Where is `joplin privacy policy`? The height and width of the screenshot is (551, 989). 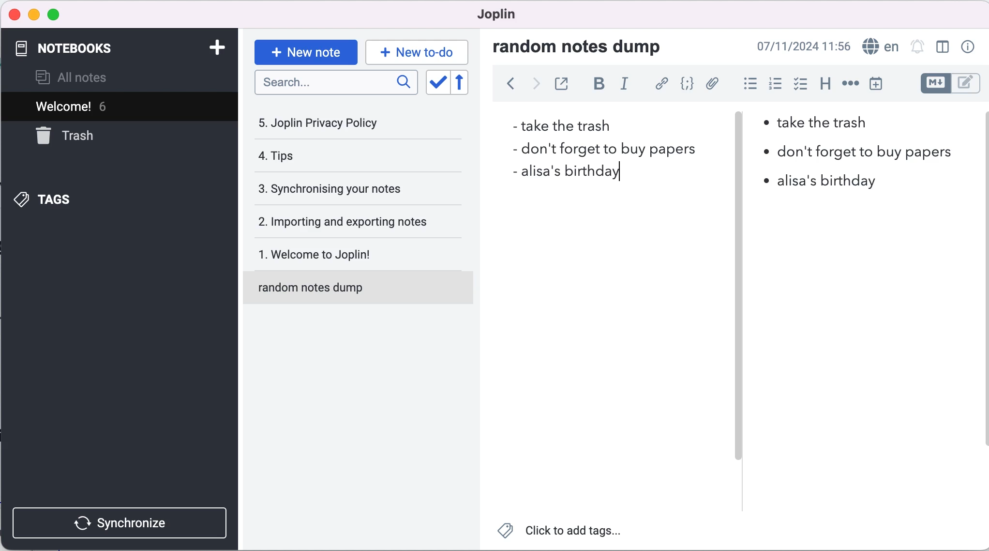
joplin privacy policy is located at coordinates (330, 122).